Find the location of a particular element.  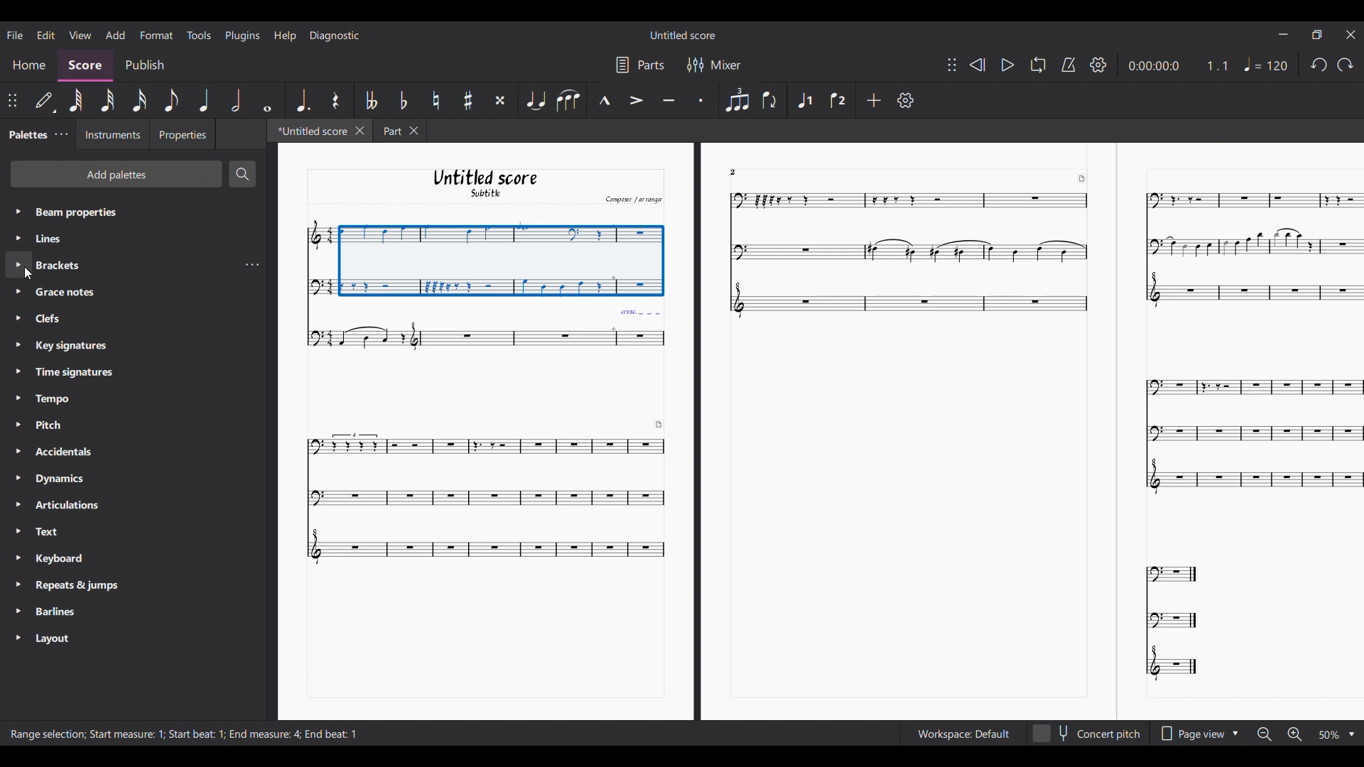

Search is located at coordinates (242, 174).